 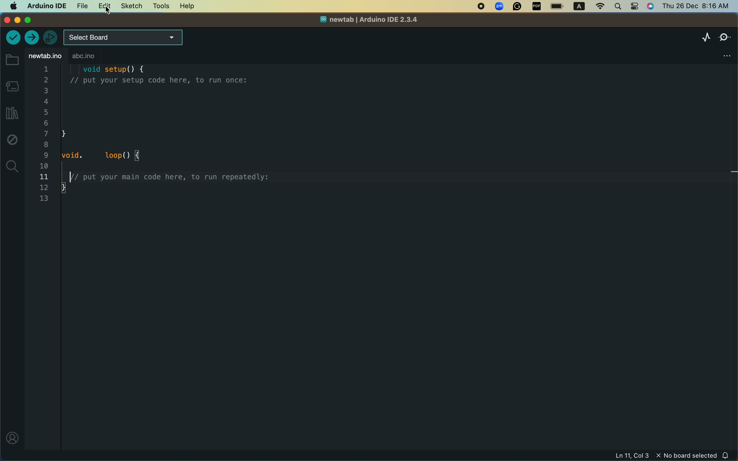 I want to click on notification, so click(x=726, y=455).